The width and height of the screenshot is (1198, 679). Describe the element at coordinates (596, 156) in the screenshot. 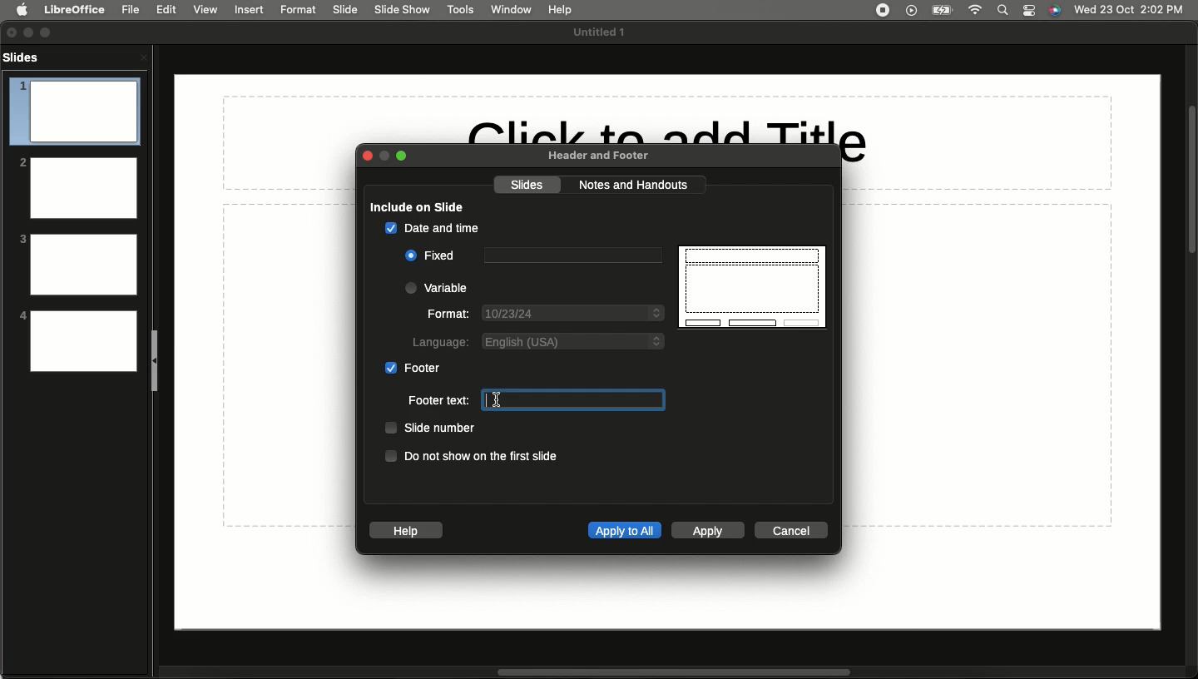

I see `Header and footer` at that location.